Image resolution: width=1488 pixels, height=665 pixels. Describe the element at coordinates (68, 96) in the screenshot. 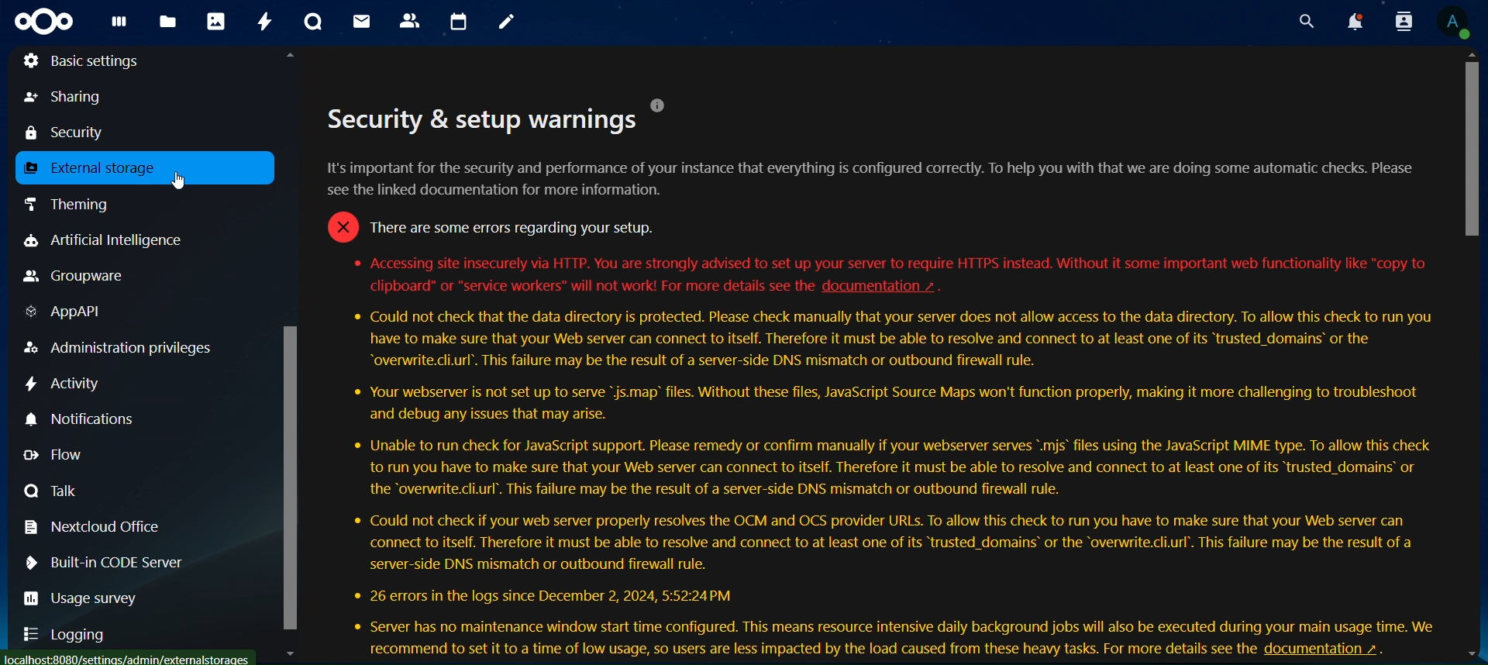

I see `sharing` at that location.